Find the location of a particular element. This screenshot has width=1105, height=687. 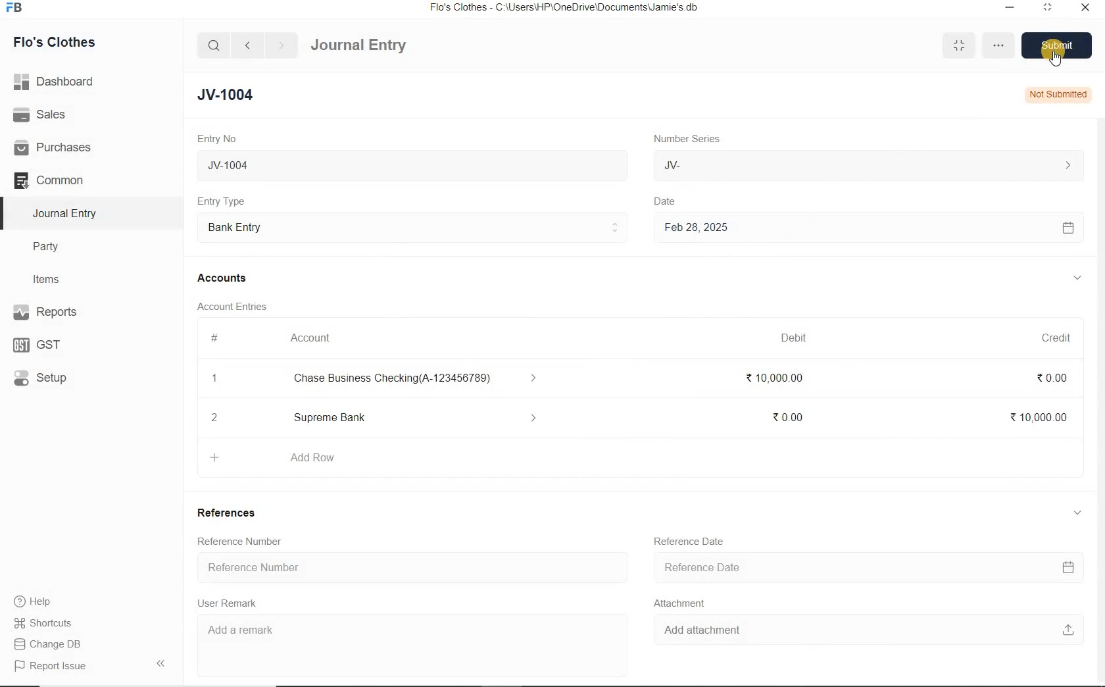

help is located at coordinates (33, 601).